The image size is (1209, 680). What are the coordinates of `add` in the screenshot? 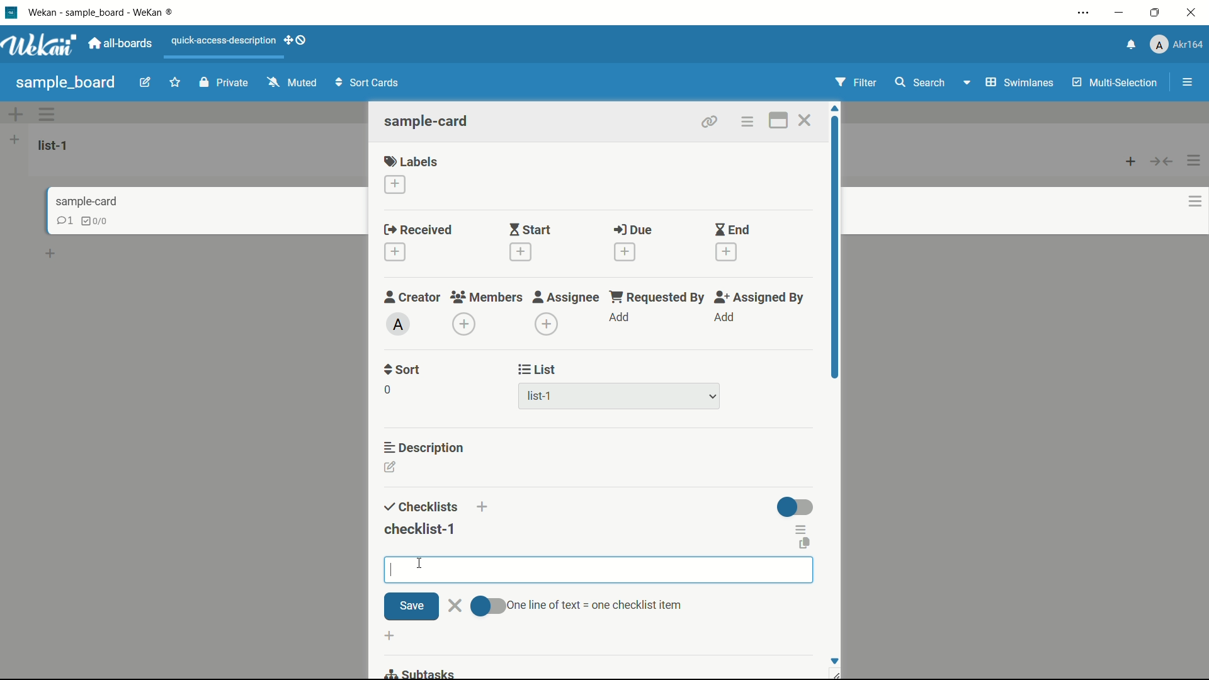 It's located at (622, 318).